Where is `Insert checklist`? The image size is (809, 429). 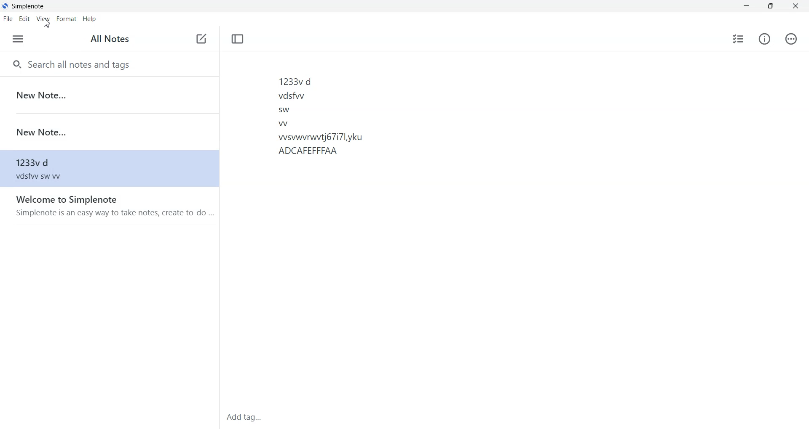 Insert checklist is located at coordinates (738, 39).